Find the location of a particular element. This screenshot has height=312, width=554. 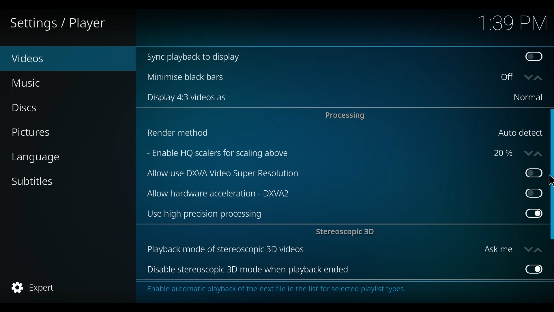

Allow use DXVA Video Super Resolution is located at coordinates (330, 174).